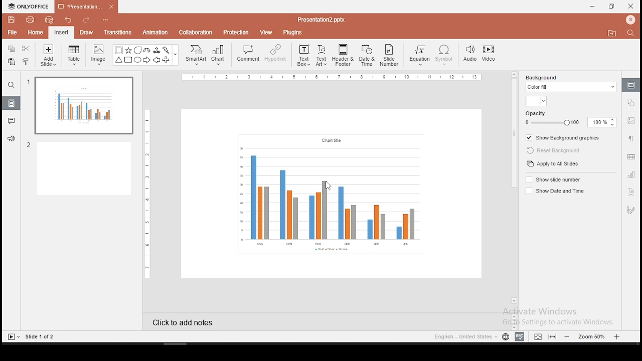 Image resolution: width=642 pixels, height=361 pixels. What do you see at coordinates (323, 55) in the screenshot?
I see `text art` at bounding box center [323, 55].